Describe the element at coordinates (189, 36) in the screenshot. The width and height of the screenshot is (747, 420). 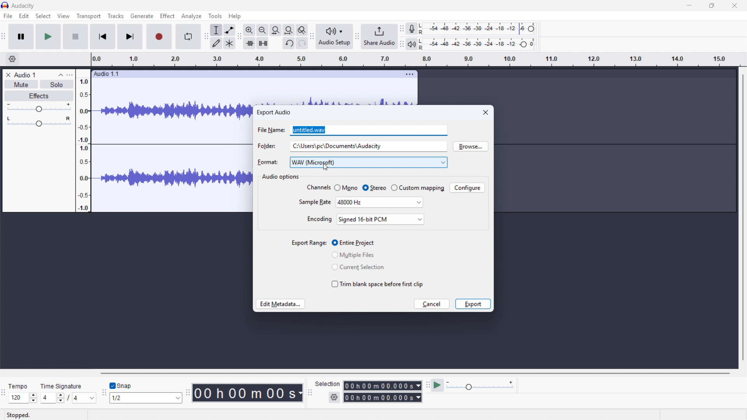
I see `Enable loop ` at that location.